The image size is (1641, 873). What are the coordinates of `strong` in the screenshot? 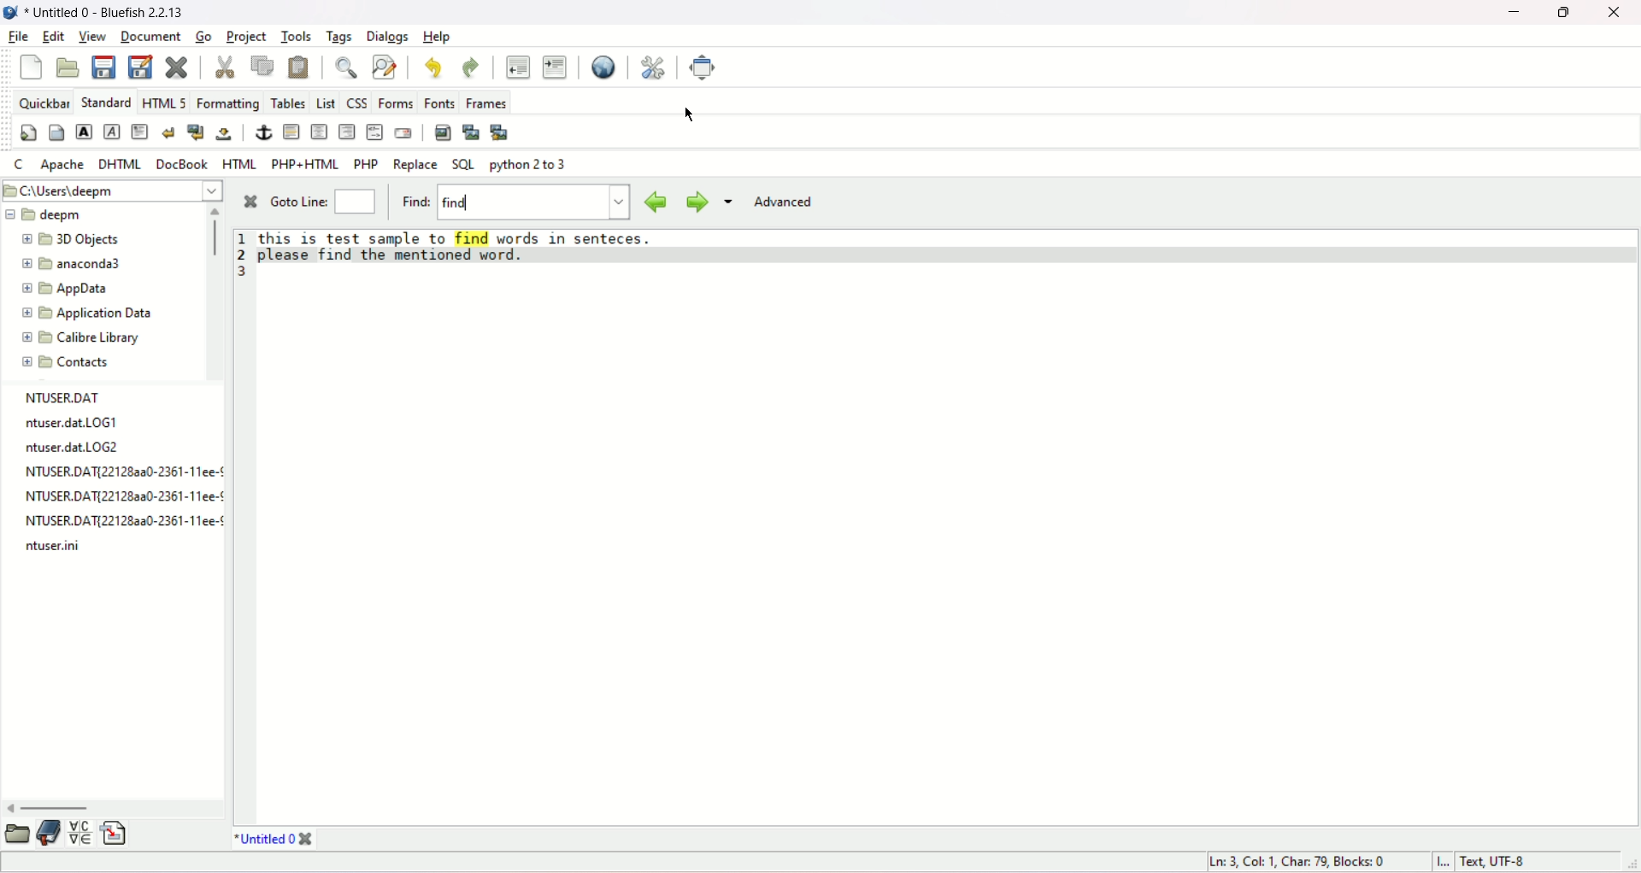 It's located at (82, 130).